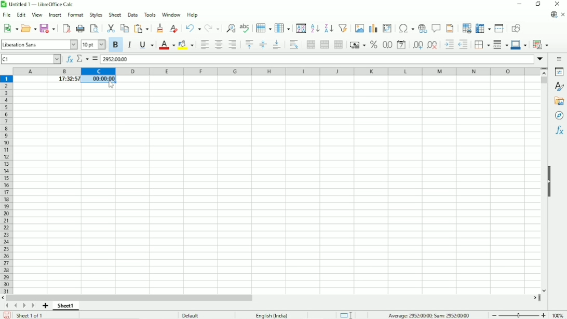 The image size is (567, 319). I want to click on Scroll to first sheet, so click(8, 307).